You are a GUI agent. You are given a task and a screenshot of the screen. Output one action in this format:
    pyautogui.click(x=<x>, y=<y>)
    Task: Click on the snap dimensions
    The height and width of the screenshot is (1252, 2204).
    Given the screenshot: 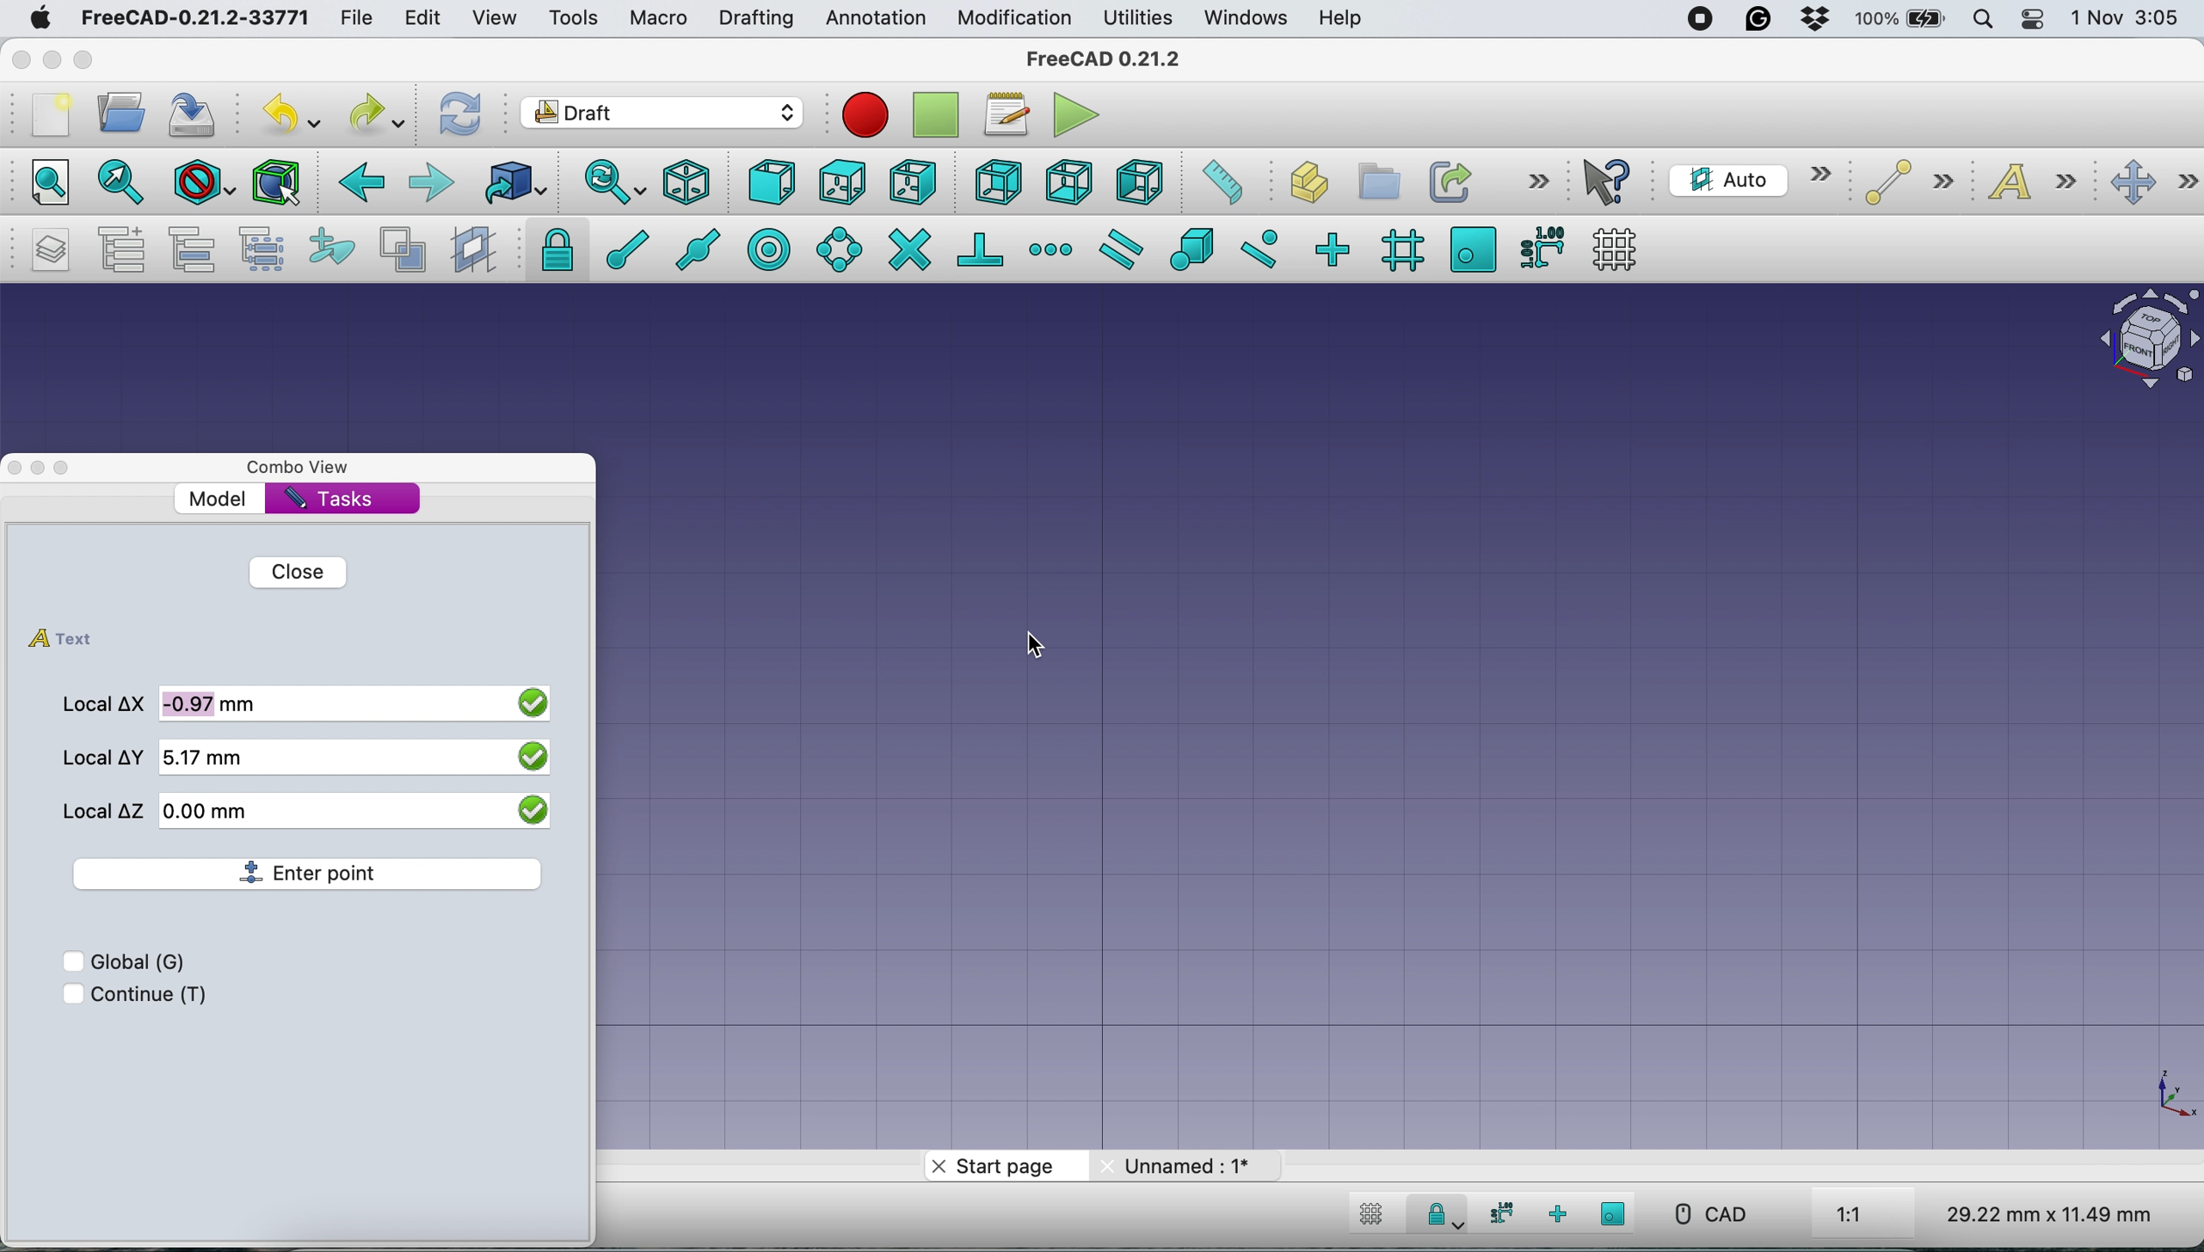 What is the action you would take?
    pyautogui.click(x=1498, y=1215)
    